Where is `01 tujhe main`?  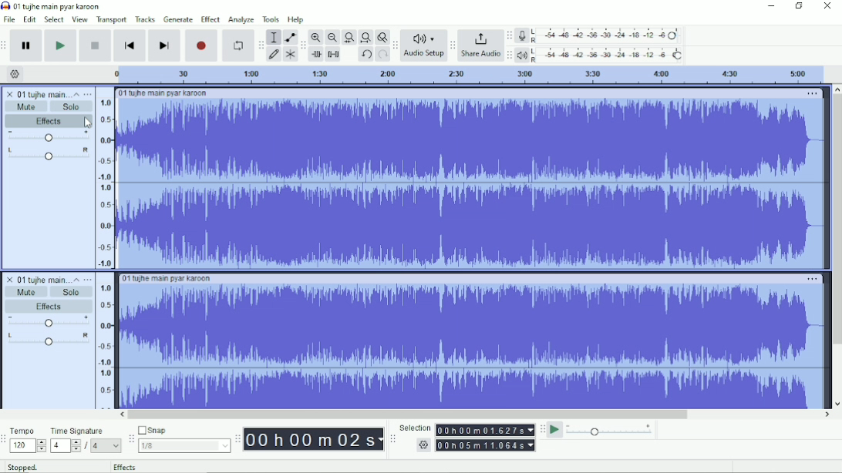
01 tujhe main is located at coordinates (42, 278).